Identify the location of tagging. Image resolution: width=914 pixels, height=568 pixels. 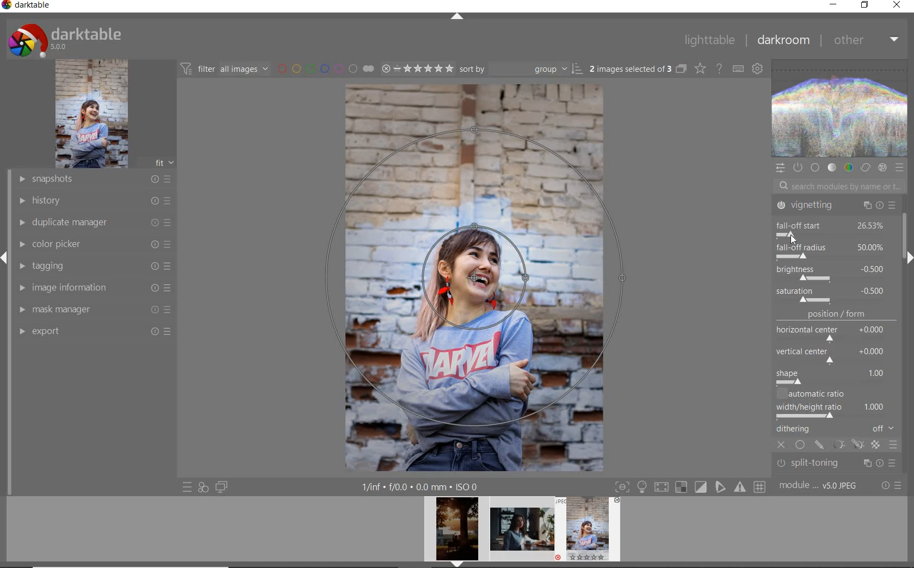
(91, 265).